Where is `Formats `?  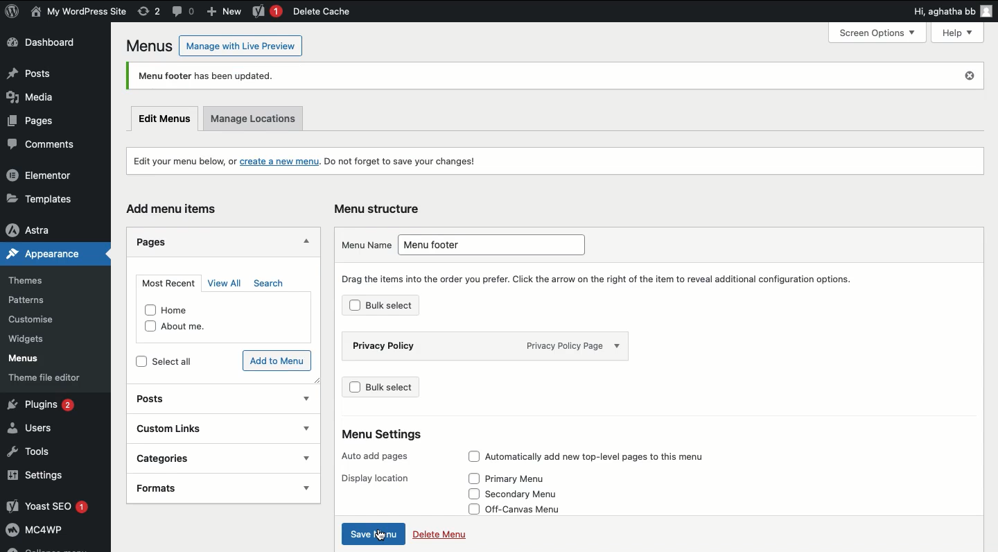 Formats  is located at coordinates (205, 490).